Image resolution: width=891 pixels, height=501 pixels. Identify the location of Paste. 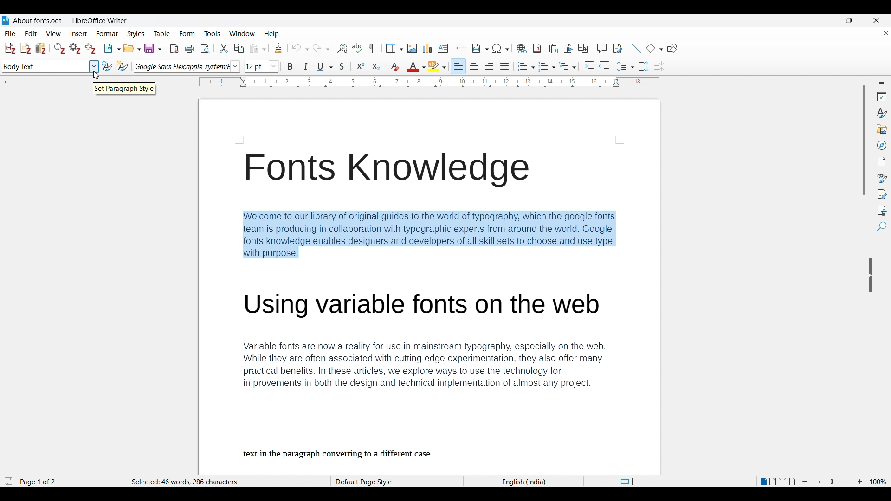
(258, 49).